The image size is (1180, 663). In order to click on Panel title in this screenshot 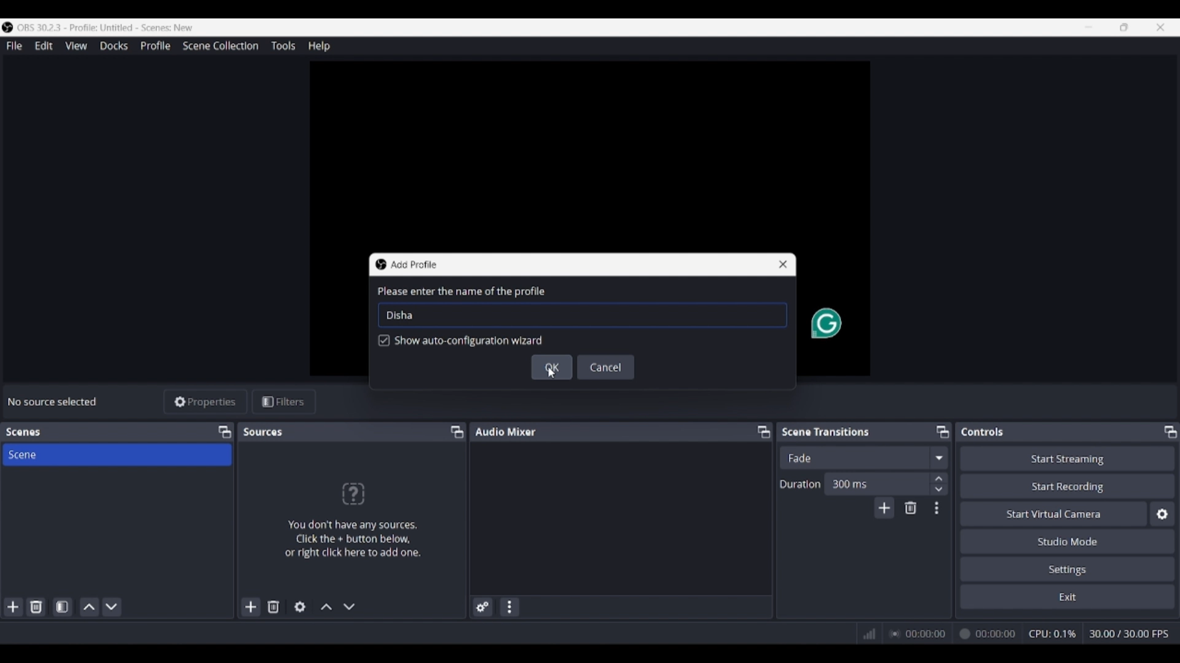, I will do `click(264, 432)`.